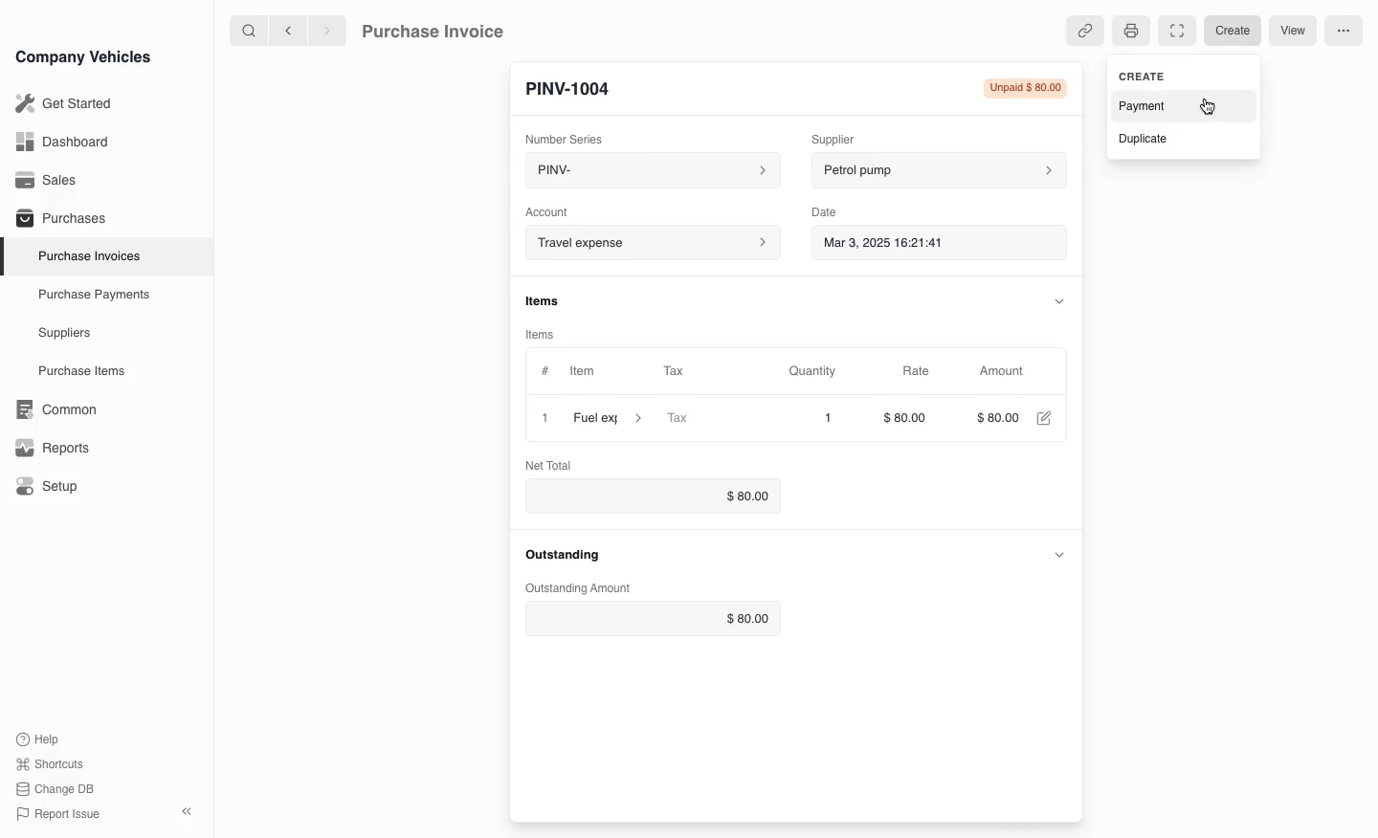 The image size is (1378, 838). Describe the element at coordinates (83, 56) in the screenshot. I see `Company Vehicles` at that location.